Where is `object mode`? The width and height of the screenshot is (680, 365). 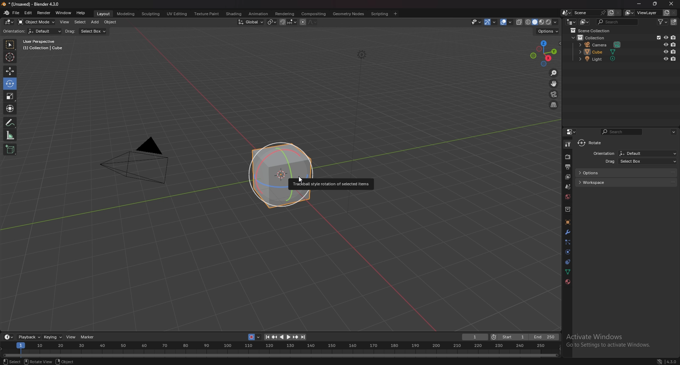 object mode is located at coordinates (36, 22).